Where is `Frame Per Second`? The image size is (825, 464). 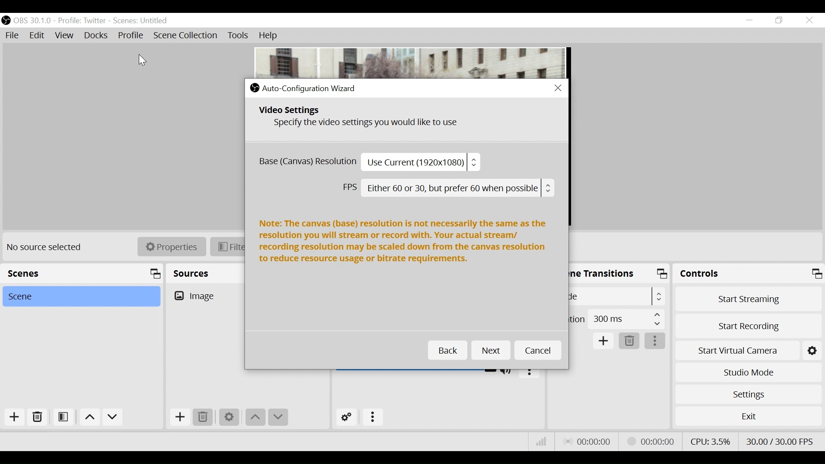
Frame Per Second is located at coordinates (449, 188).